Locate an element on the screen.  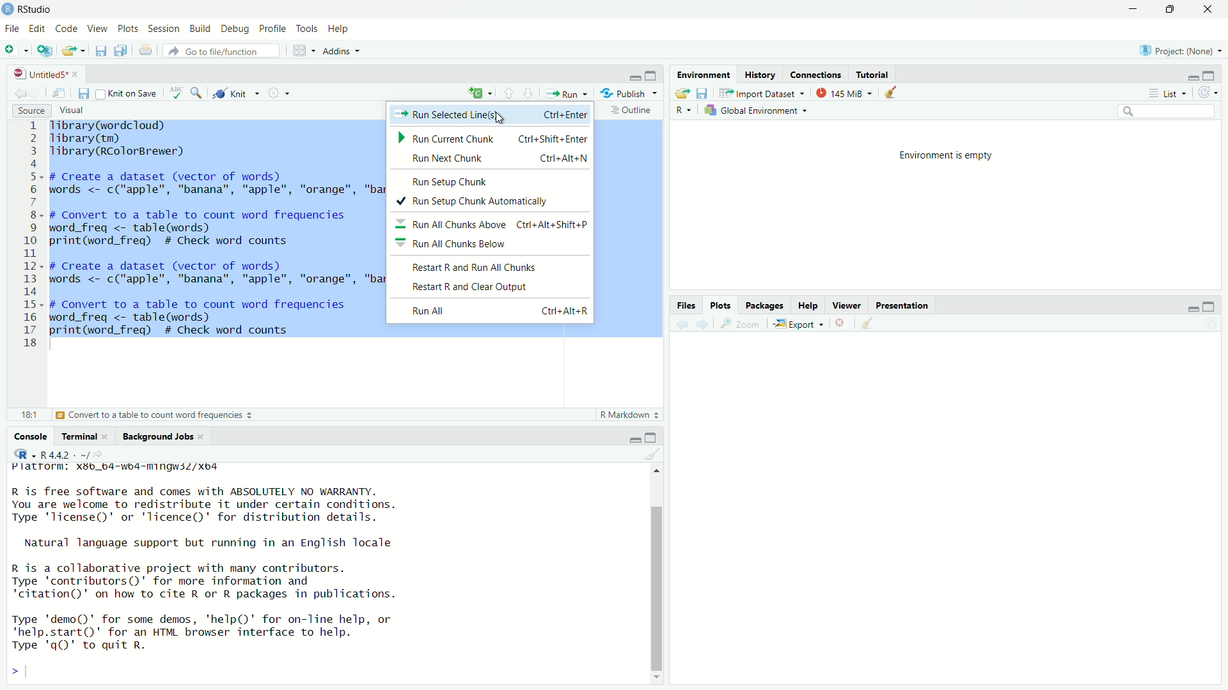
Project (name) is located at coordinates (1183, 51).